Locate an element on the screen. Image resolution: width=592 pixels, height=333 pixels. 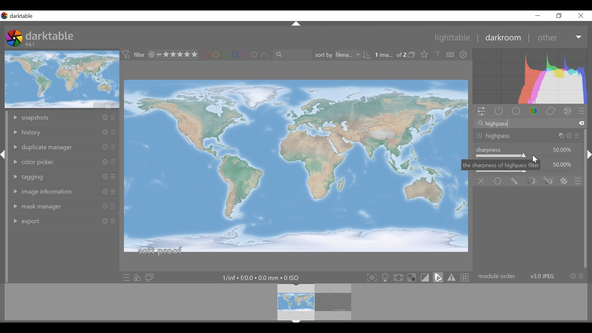
50.00% is located at coordinates (561, 166).